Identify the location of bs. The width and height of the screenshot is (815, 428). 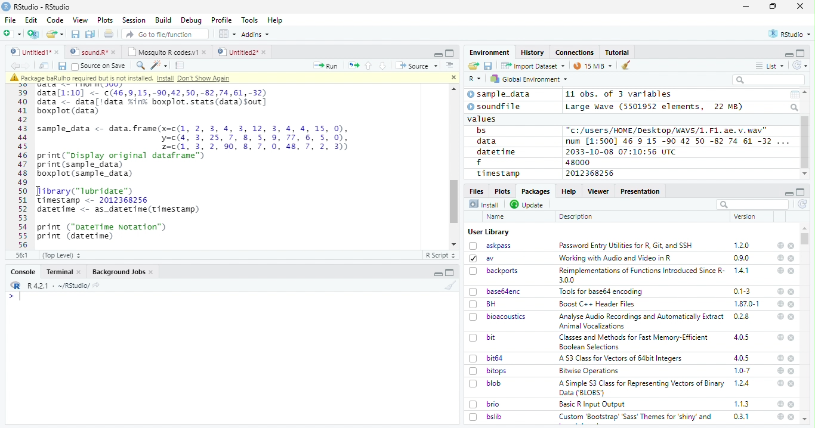
(481, 131).